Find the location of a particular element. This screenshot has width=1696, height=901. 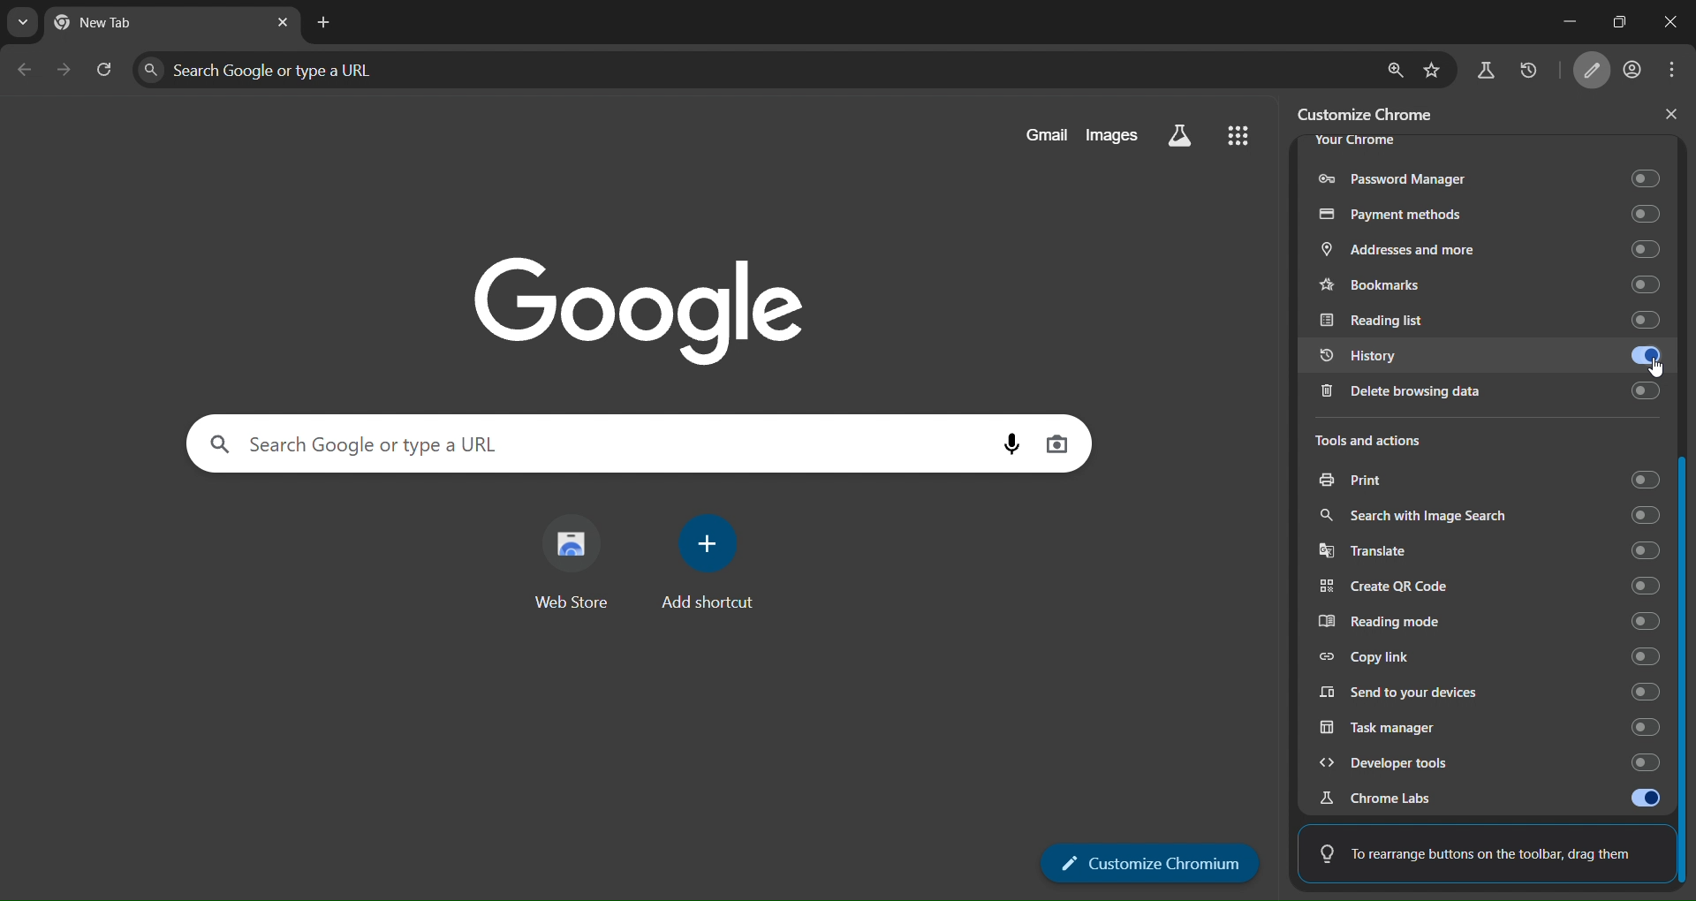

go forward one page is located at coordinates (64, 69).